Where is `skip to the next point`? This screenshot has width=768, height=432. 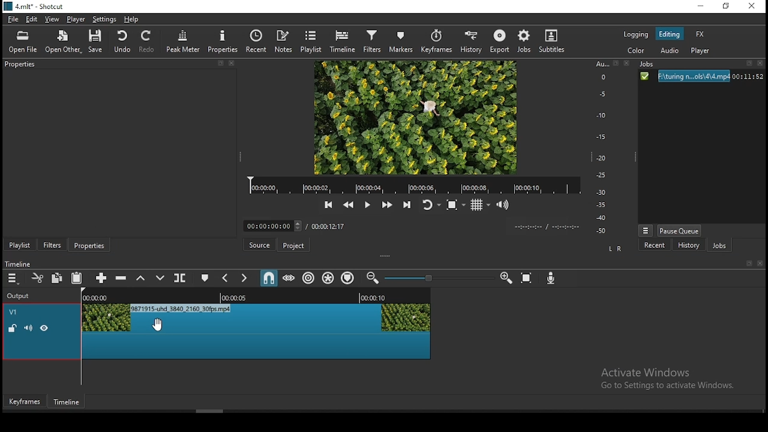
skip to the next point is located at coordinates (407, 206).